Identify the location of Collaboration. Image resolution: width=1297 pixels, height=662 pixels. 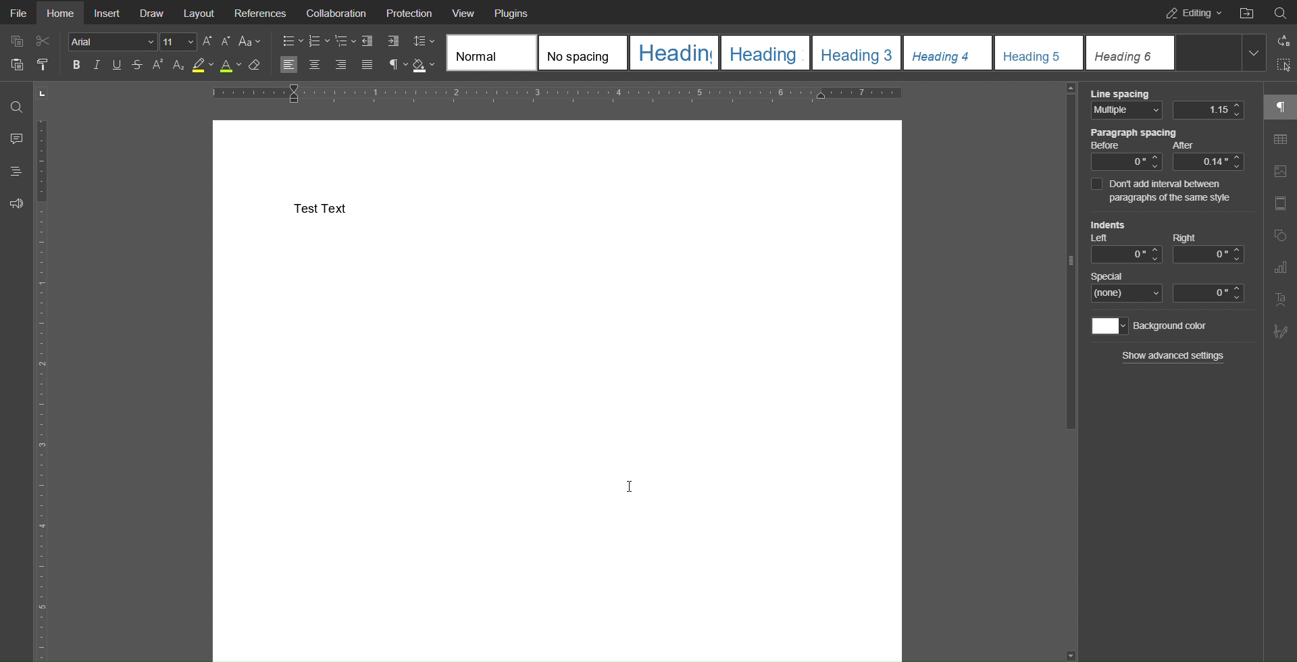
(333, 12).